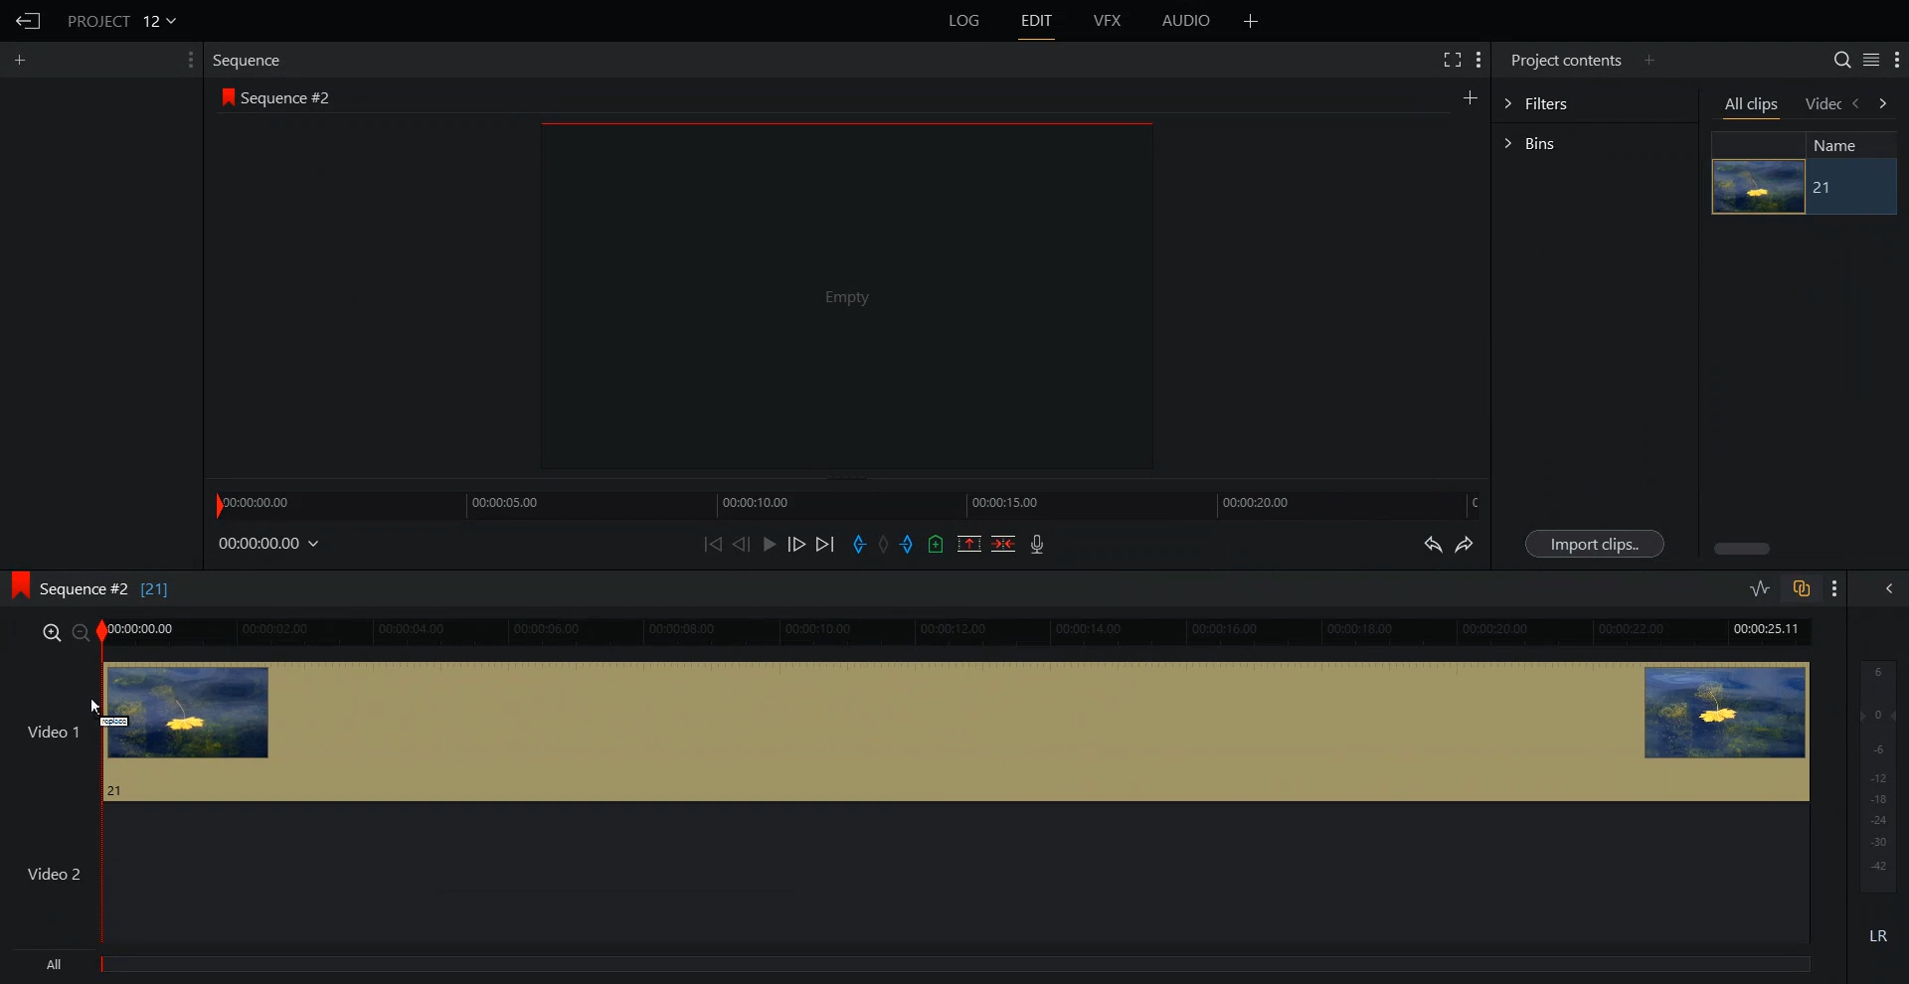 Image resolution: width=1909 pixels, height=984 pixels. Describe the element at coordinates (124, 20) in the screenshot. I see `File Name` at that location.